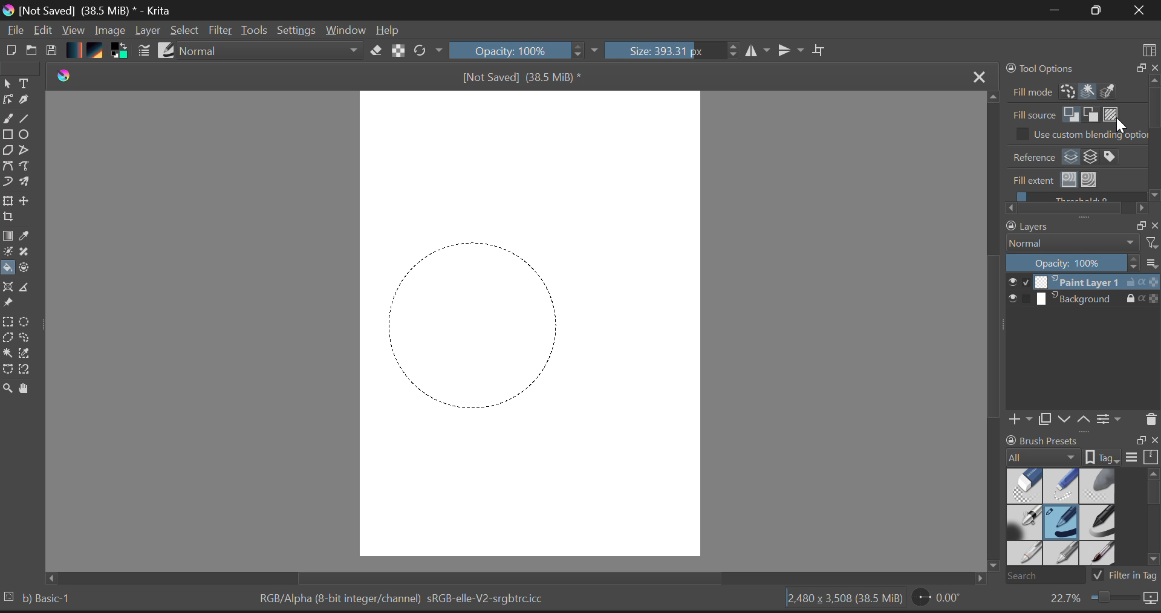 This screenshot has height=613, width=1161. I want to click on Settings, so click(298, 31).